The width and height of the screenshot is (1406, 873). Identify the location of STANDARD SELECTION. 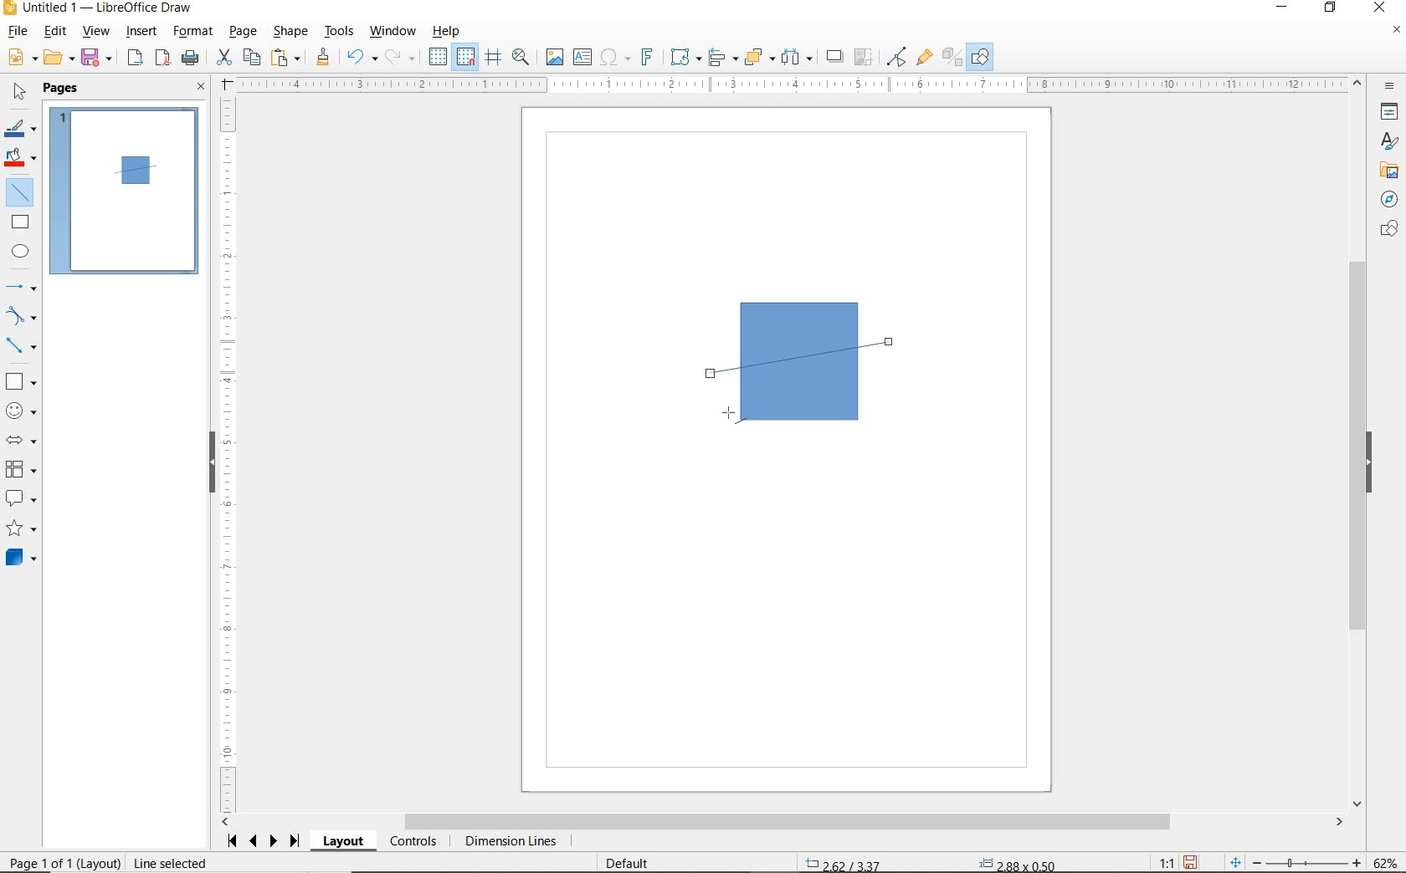
(932, 860).